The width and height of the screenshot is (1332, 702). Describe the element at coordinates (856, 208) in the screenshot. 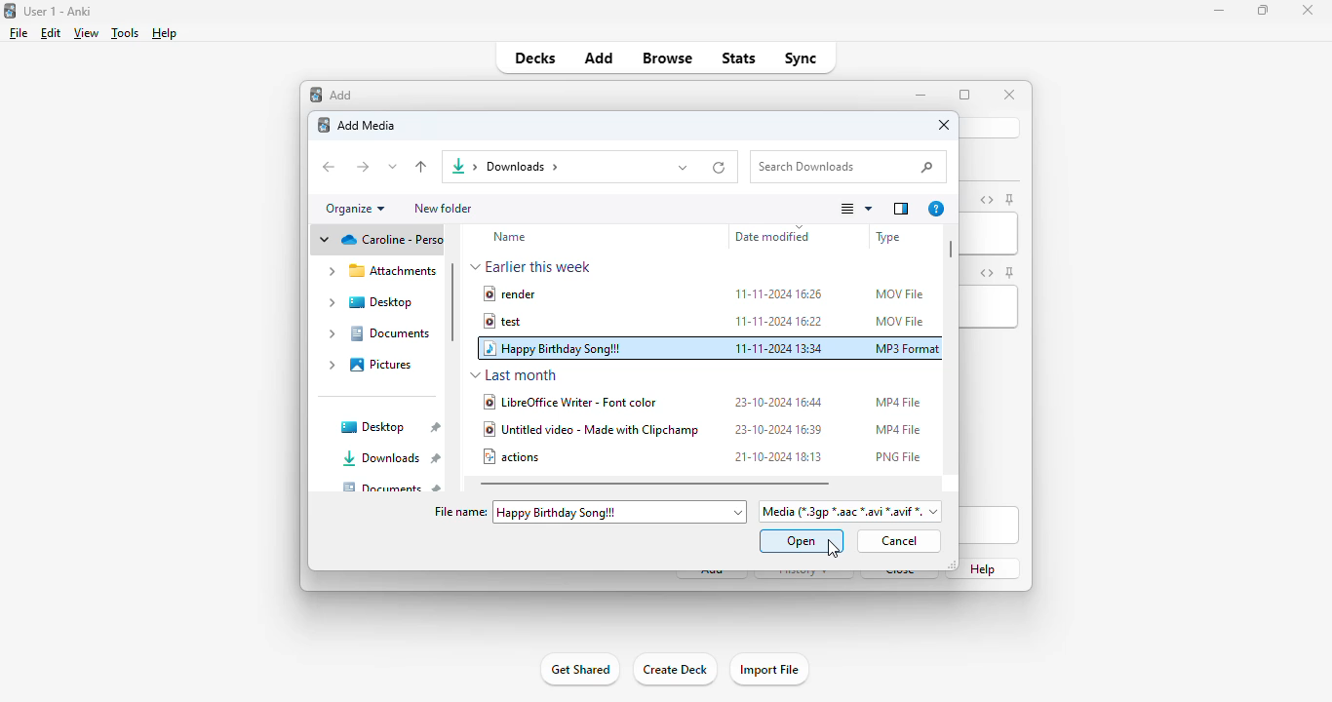

I see `change your view` at that location.